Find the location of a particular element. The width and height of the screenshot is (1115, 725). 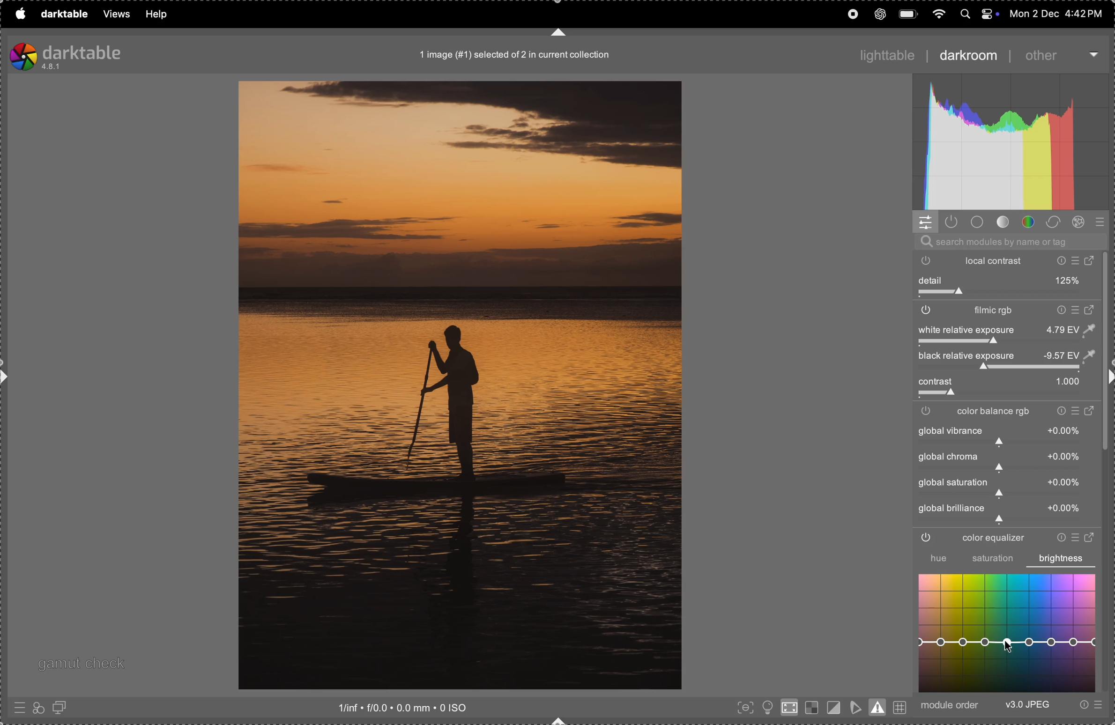

toggle bar is located at coordinates (1007, 294).